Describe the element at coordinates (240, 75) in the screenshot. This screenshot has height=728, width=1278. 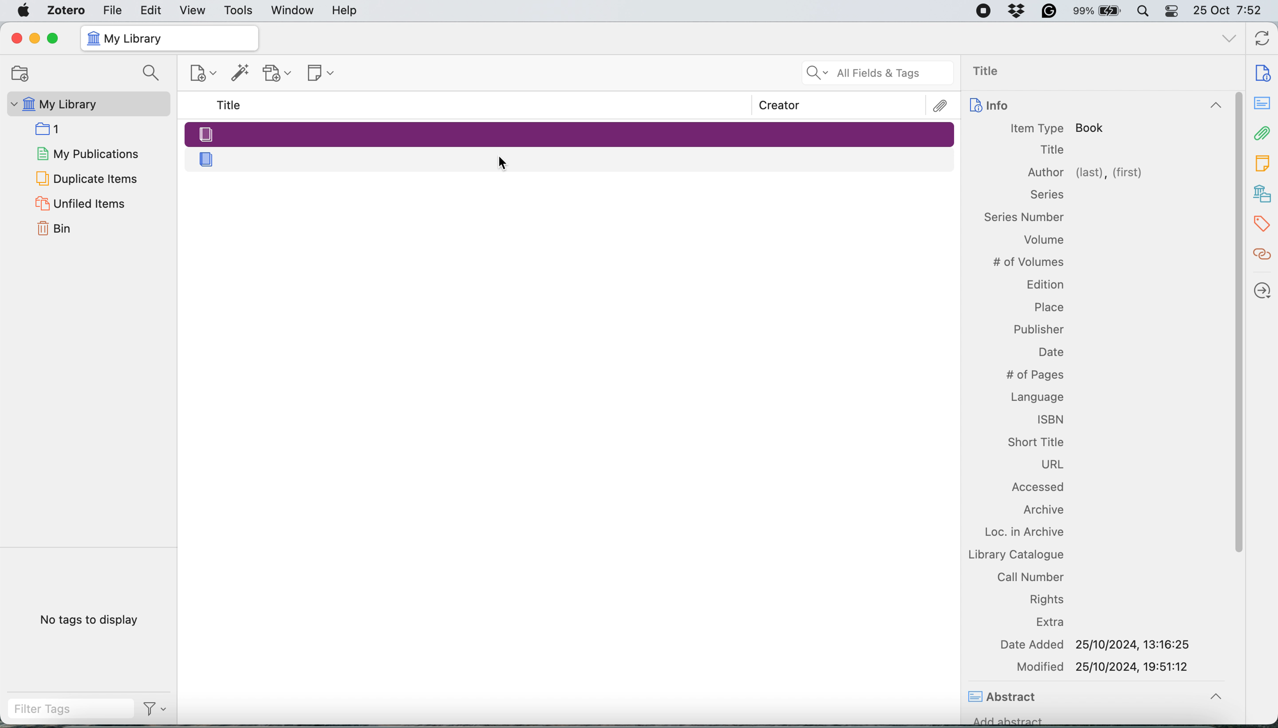
I see `Add Item` at that location.